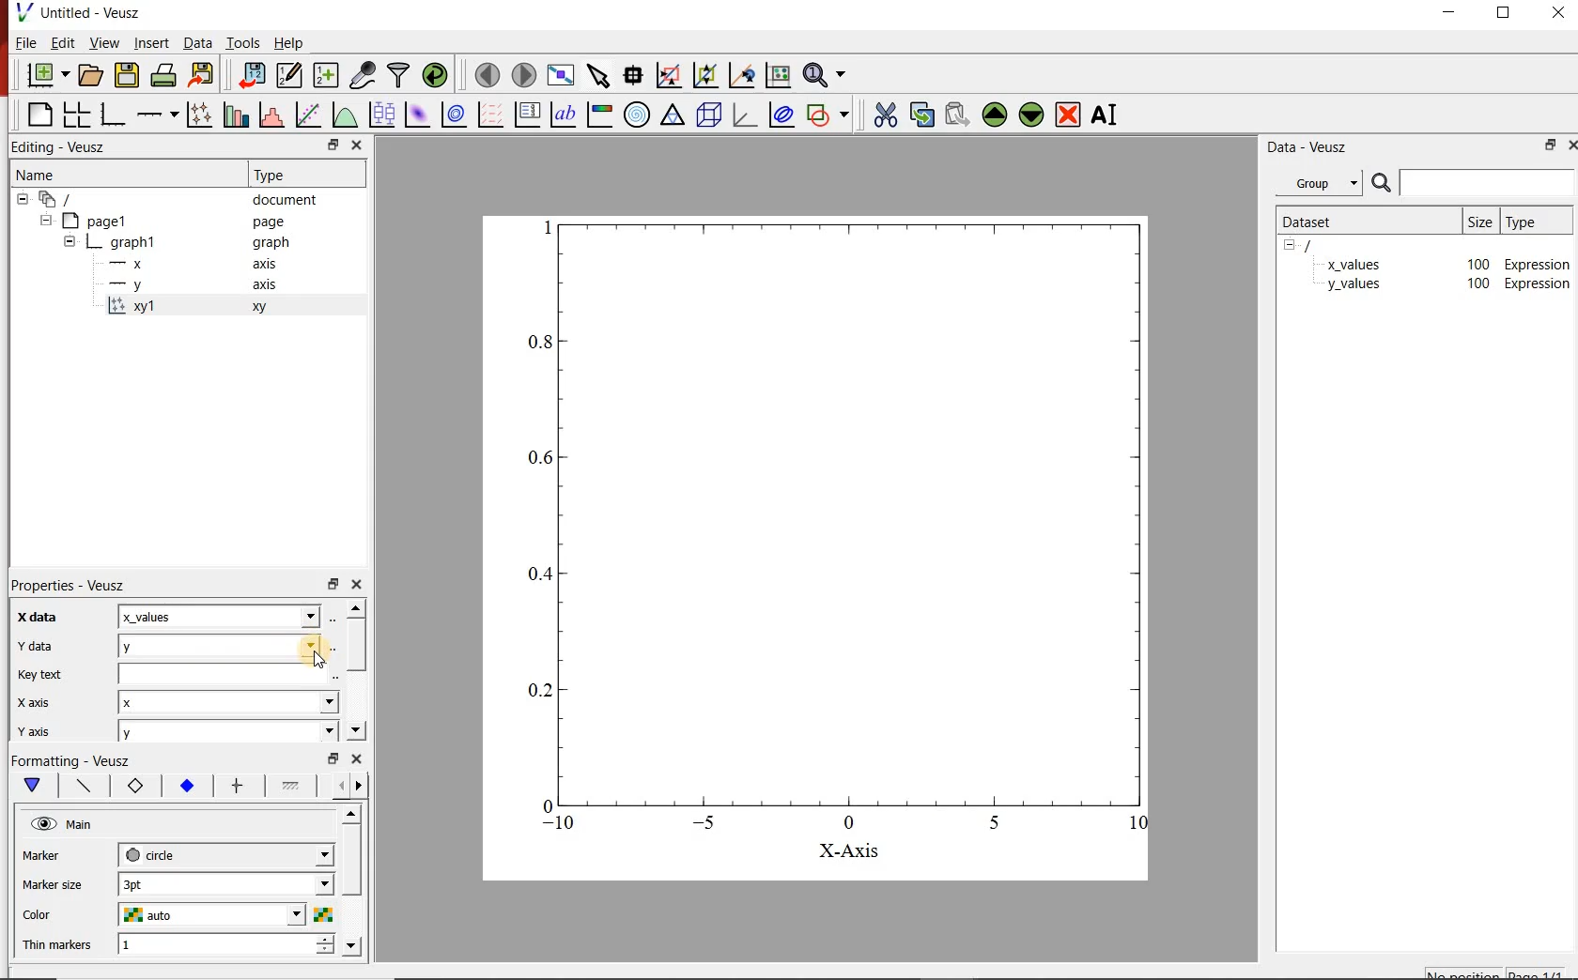 This screenshot has height=980, width=1578. Describe the element at coordinates (329, 76) in the screenshot. I see `create new datasets using ranges, parametrically or as functions of existing datasets` at that location.